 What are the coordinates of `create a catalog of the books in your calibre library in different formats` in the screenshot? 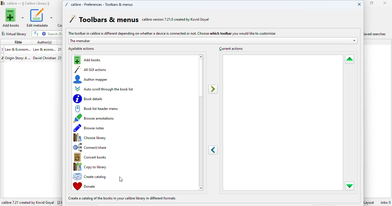 It's located at (123, 198).